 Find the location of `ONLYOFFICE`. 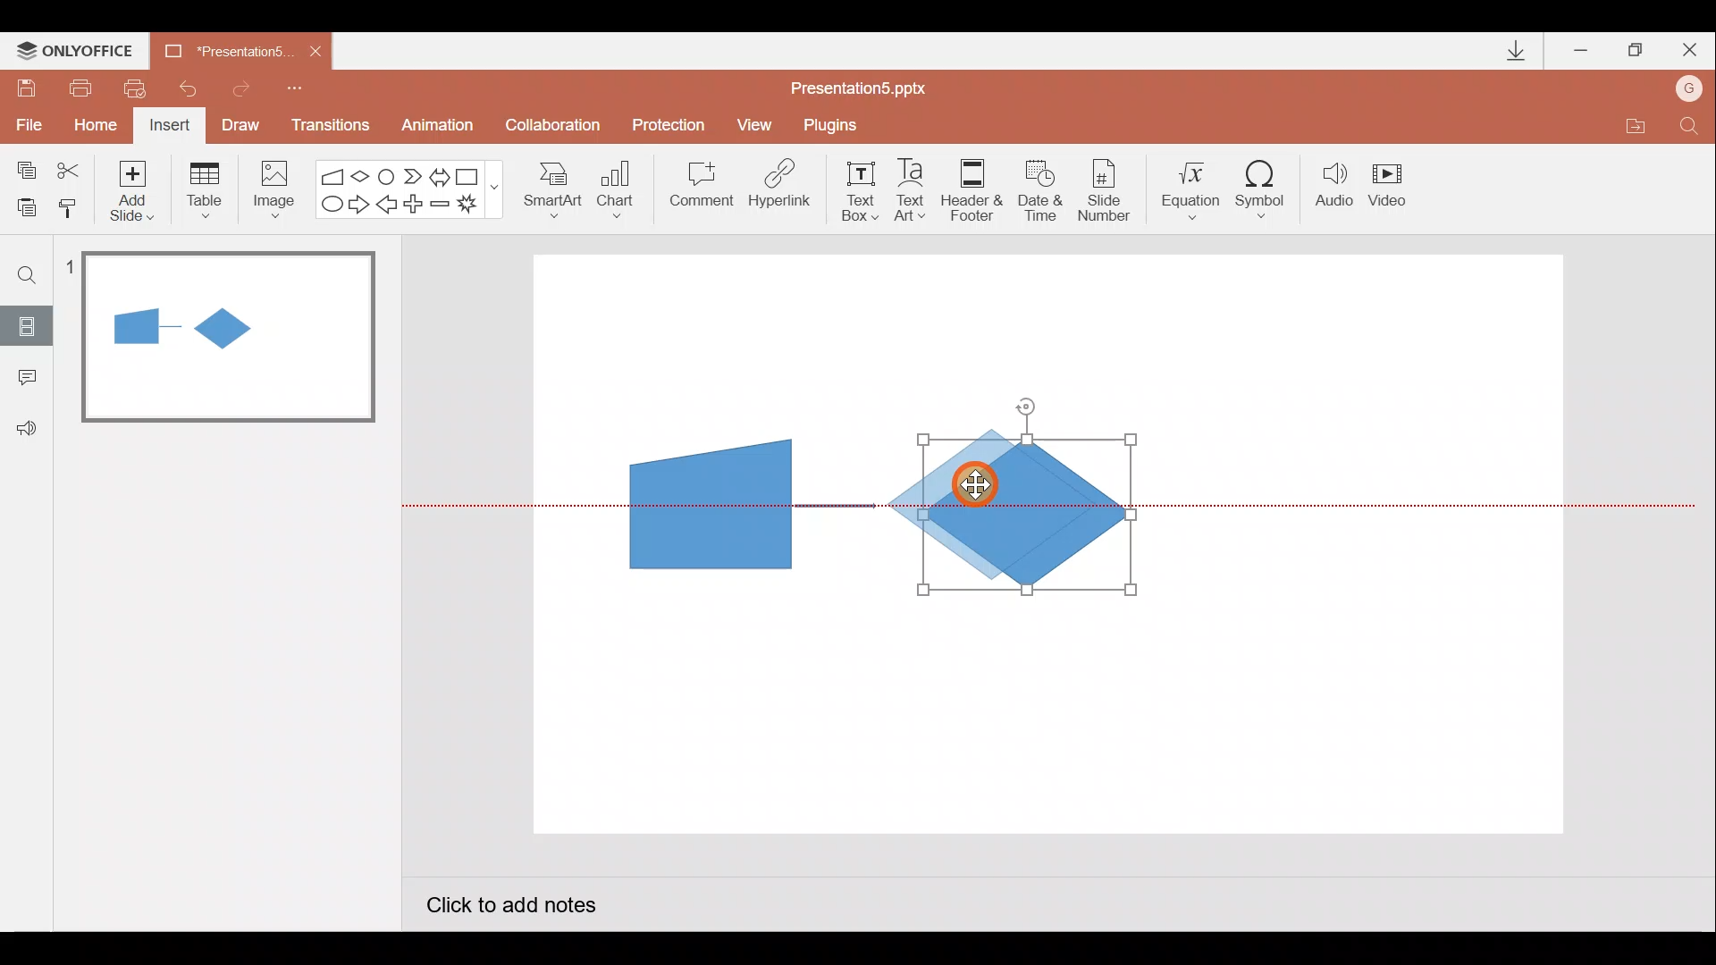

ONLYOFFICE is located at coordinates (79, 51).